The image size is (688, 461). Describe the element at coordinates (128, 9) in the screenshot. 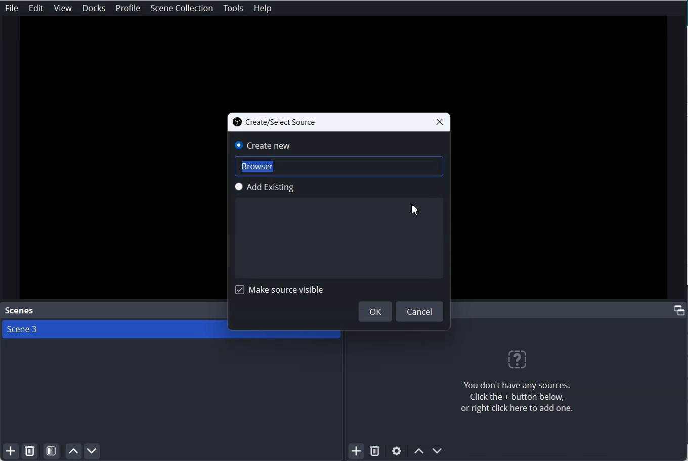

I see `Profile` at that location.